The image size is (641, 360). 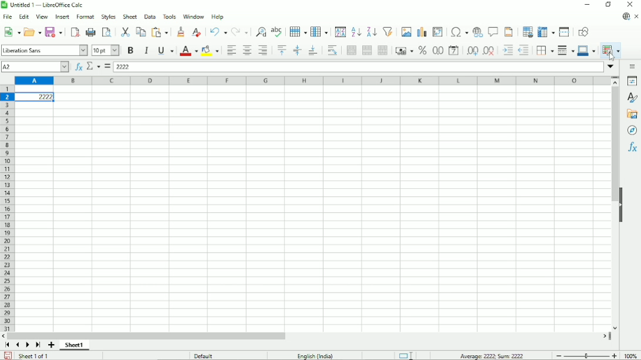 I want to click on Sidebar settings, so click(x=633, y=66).